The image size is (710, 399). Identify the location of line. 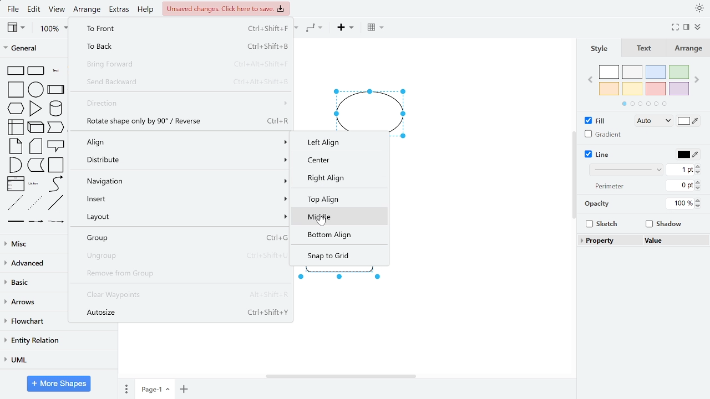
(56, 203).